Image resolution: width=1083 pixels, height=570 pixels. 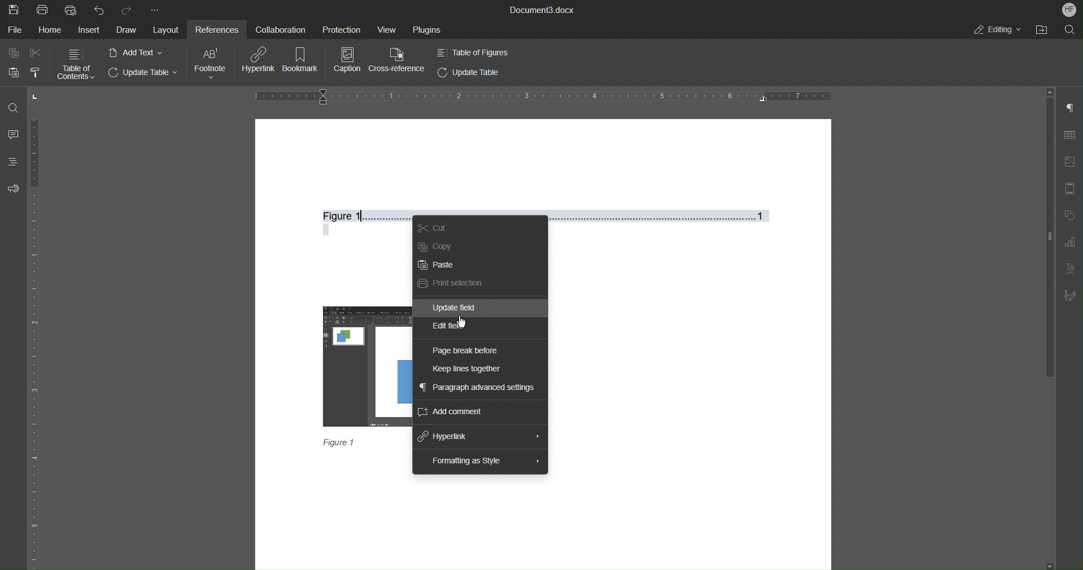 What do you see at coordinates (36, 72) in the screenshot?
I see `Copy Style` at bounding box center [36, 72].